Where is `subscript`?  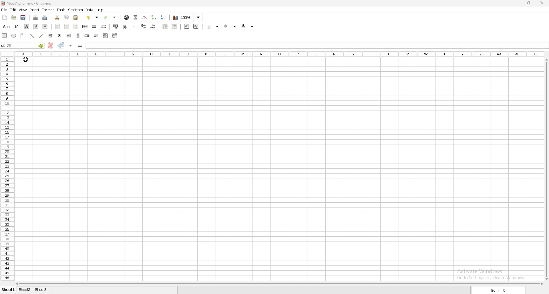
subscript is located at coordinates (196, 26).